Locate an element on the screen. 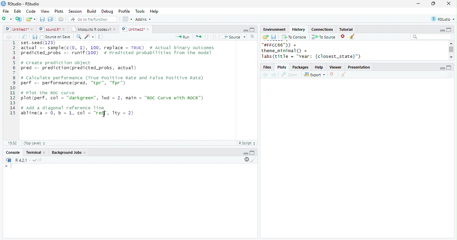  close file is located at coordinates (333, 75).